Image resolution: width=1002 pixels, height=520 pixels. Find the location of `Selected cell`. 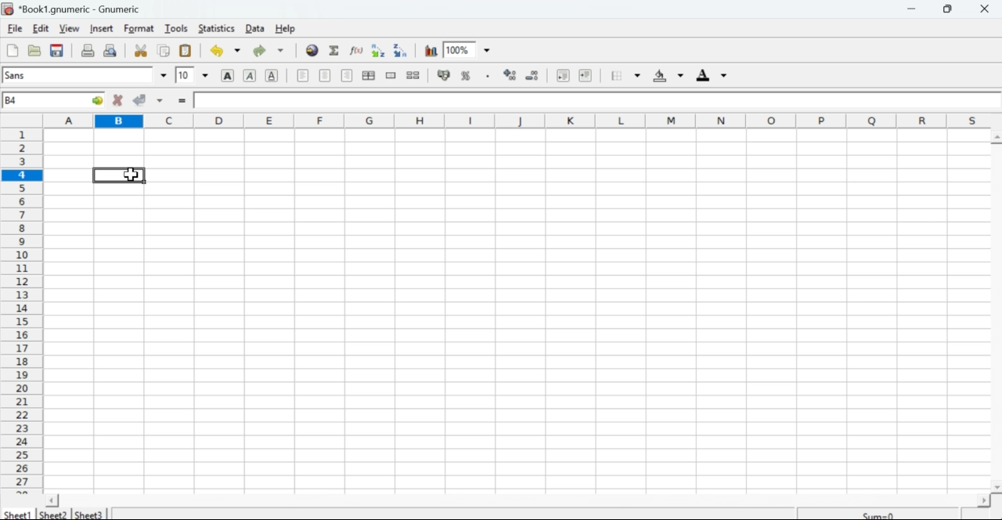

Selected cell is located at coordinates (121, 173).